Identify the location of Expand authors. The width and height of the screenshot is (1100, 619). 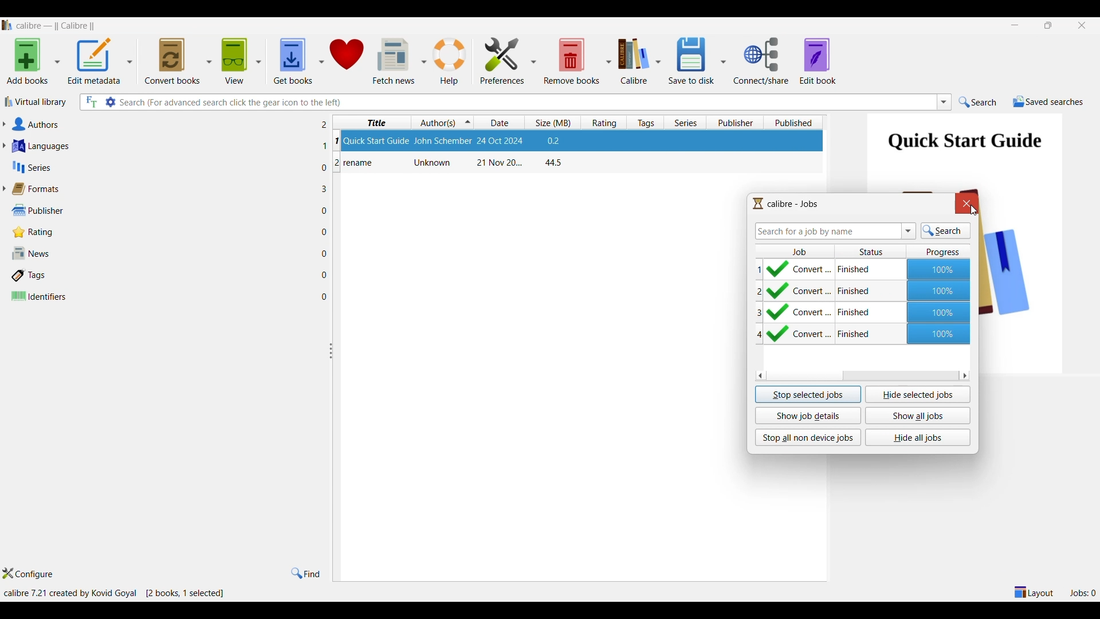
(3, 124).